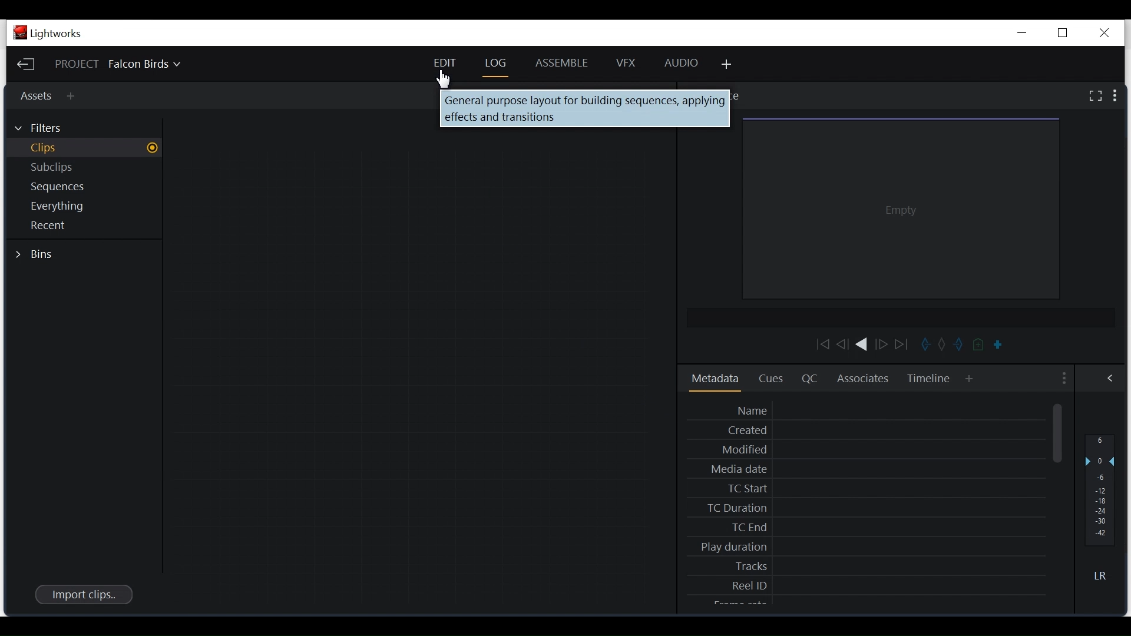  I want to click on Filters, so click(47, 127).